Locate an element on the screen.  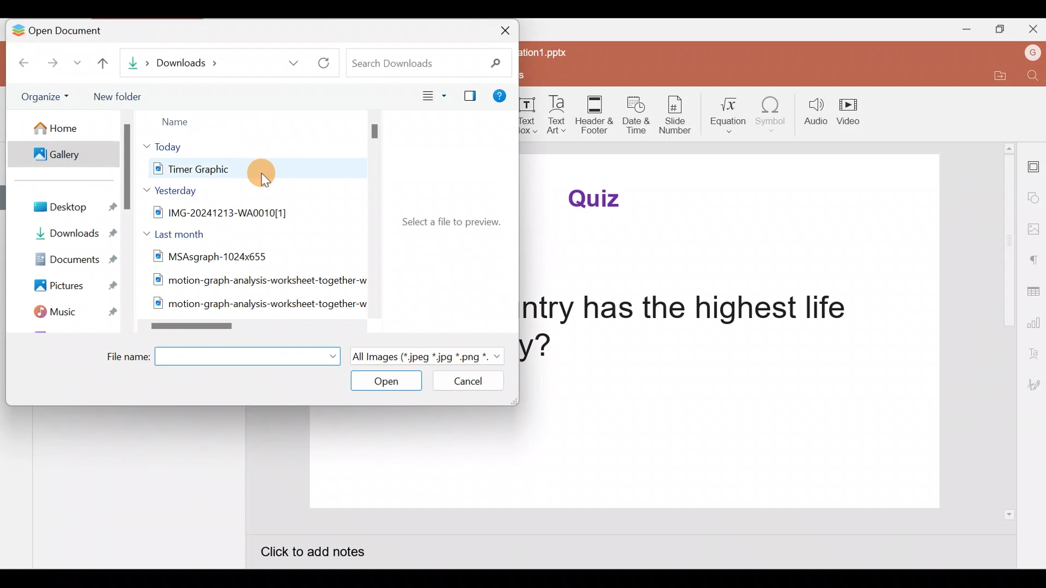
Find is located at coordinates (1031, 77).